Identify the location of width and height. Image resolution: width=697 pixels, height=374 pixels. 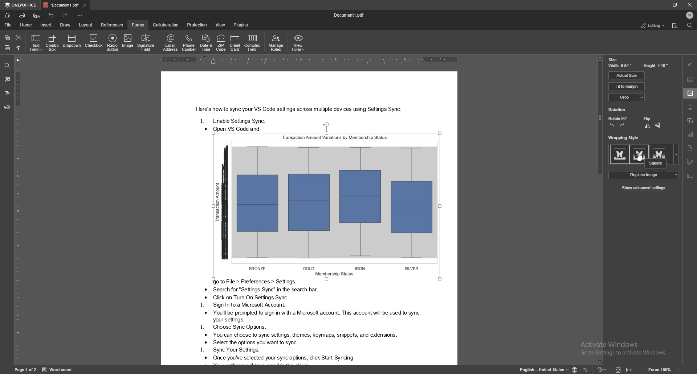
(639, 66).